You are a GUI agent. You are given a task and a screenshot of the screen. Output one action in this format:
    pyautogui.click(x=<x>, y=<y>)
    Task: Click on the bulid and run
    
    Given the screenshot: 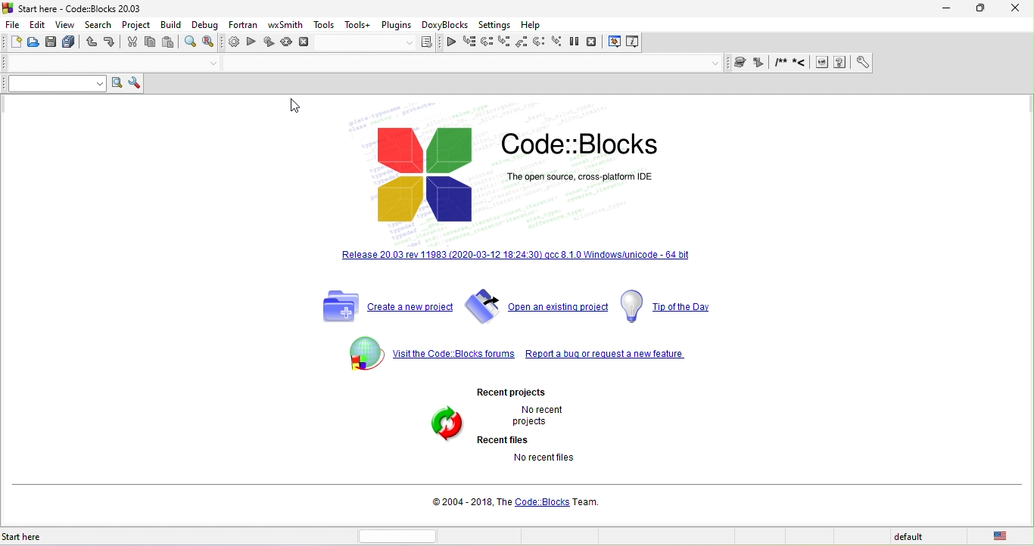 What is the action you would take?
    pyautogui.click(x=269, y=43)
    